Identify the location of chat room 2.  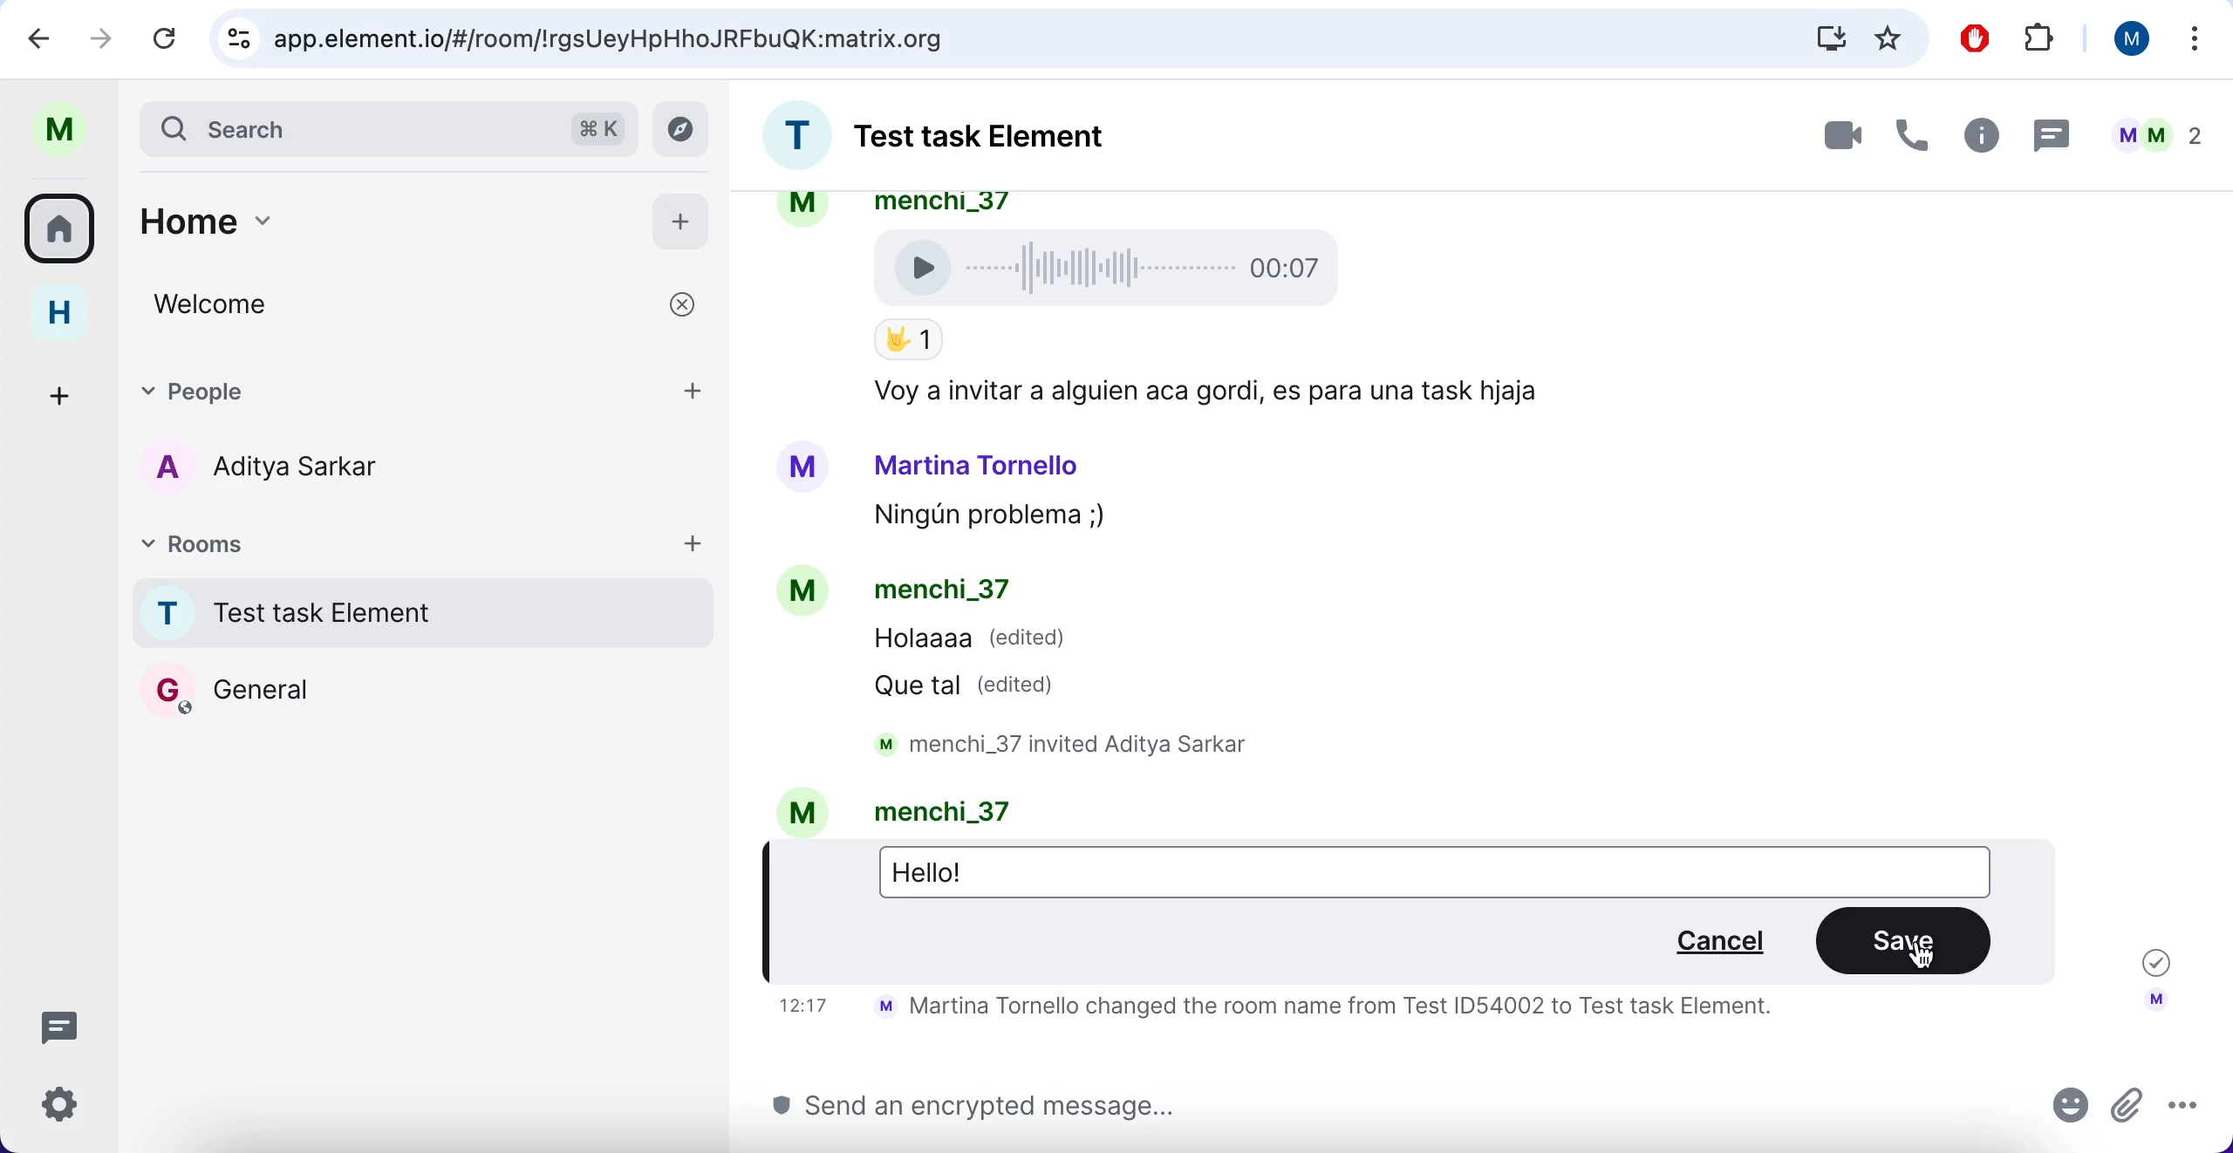
(296, 692).